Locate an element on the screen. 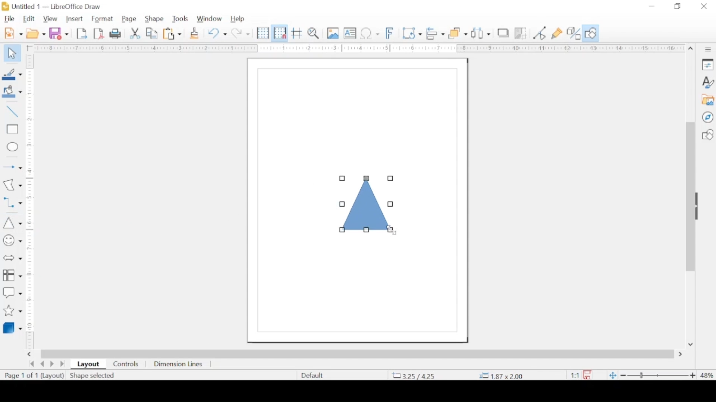  page count is located at coordinates (21, 376).